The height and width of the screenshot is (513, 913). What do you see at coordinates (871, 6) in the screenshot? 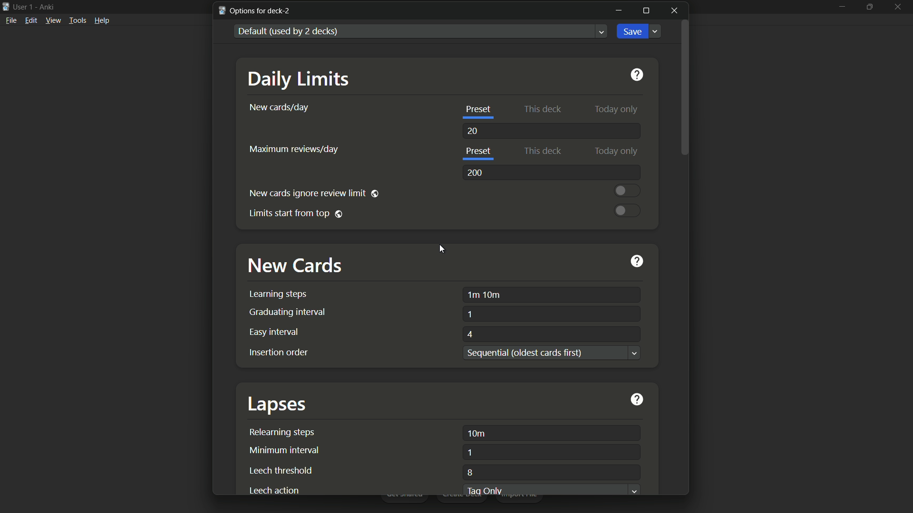
I see `maximize` at bounding box center [871, 6].